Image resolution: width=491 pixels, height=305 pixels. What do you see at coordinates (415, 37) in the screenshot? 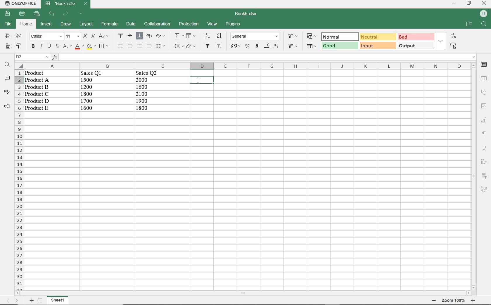
I see `bad` at bounding box center [415, 37].